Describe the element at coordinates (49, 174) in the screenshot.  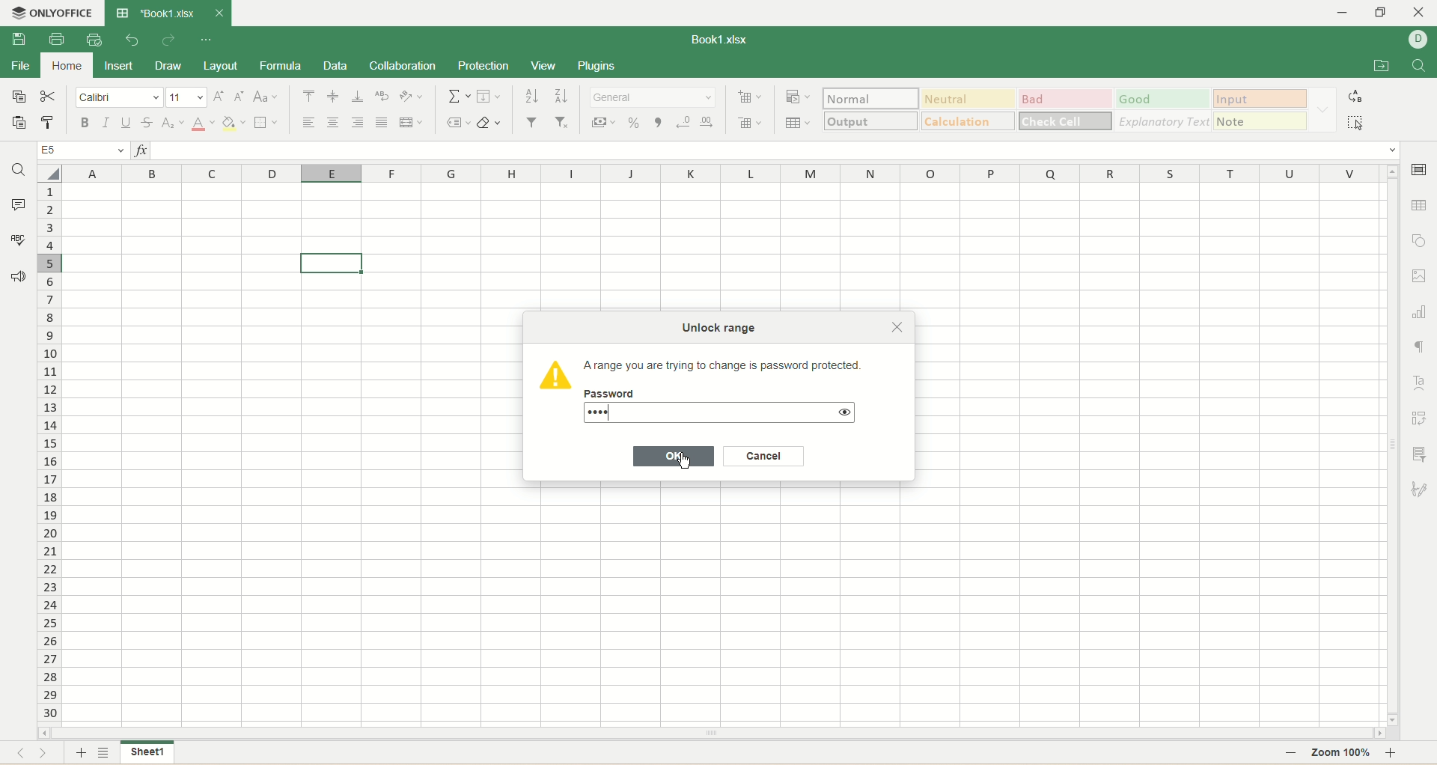
I see `select all` at that location.